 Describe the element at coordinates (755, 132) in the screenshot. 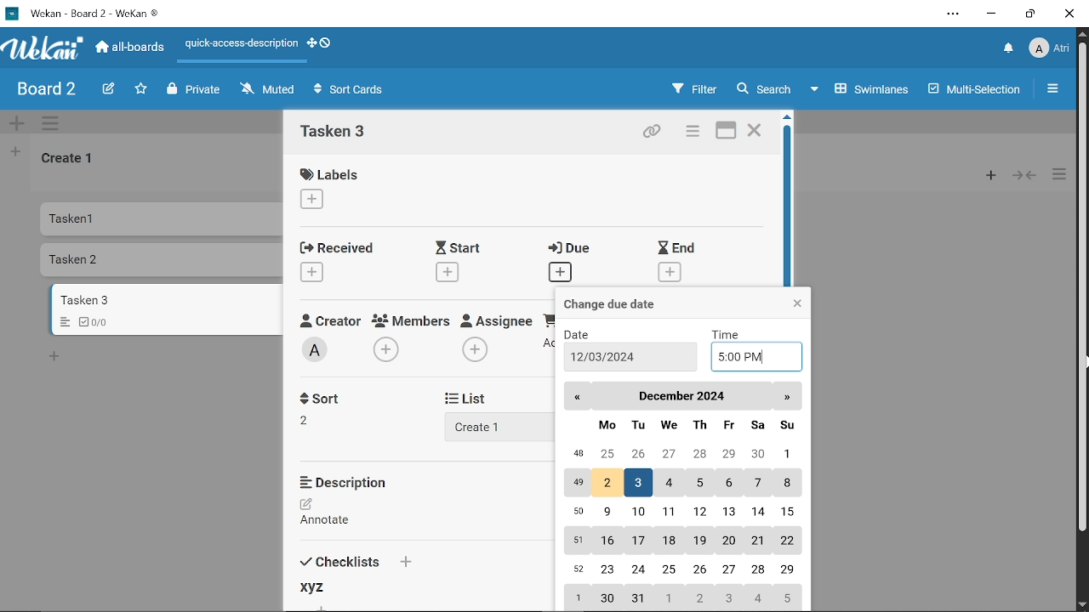

I see `Close ` at that location.